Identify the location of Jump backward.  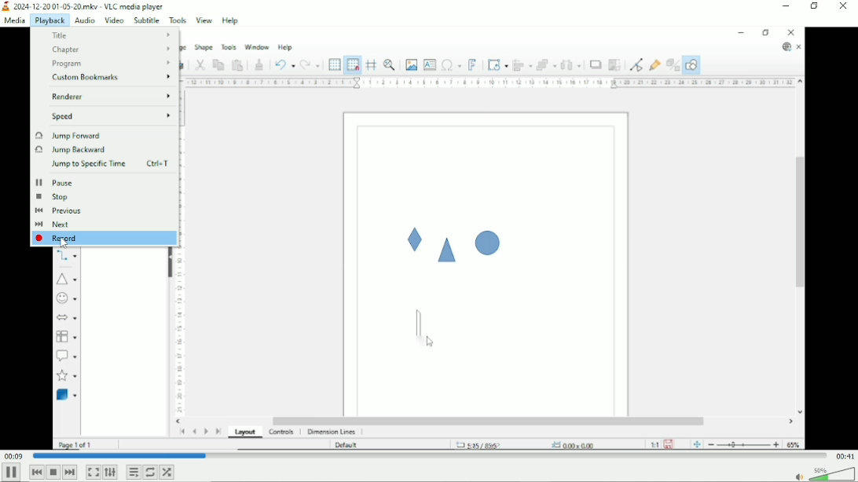
(71, 151).